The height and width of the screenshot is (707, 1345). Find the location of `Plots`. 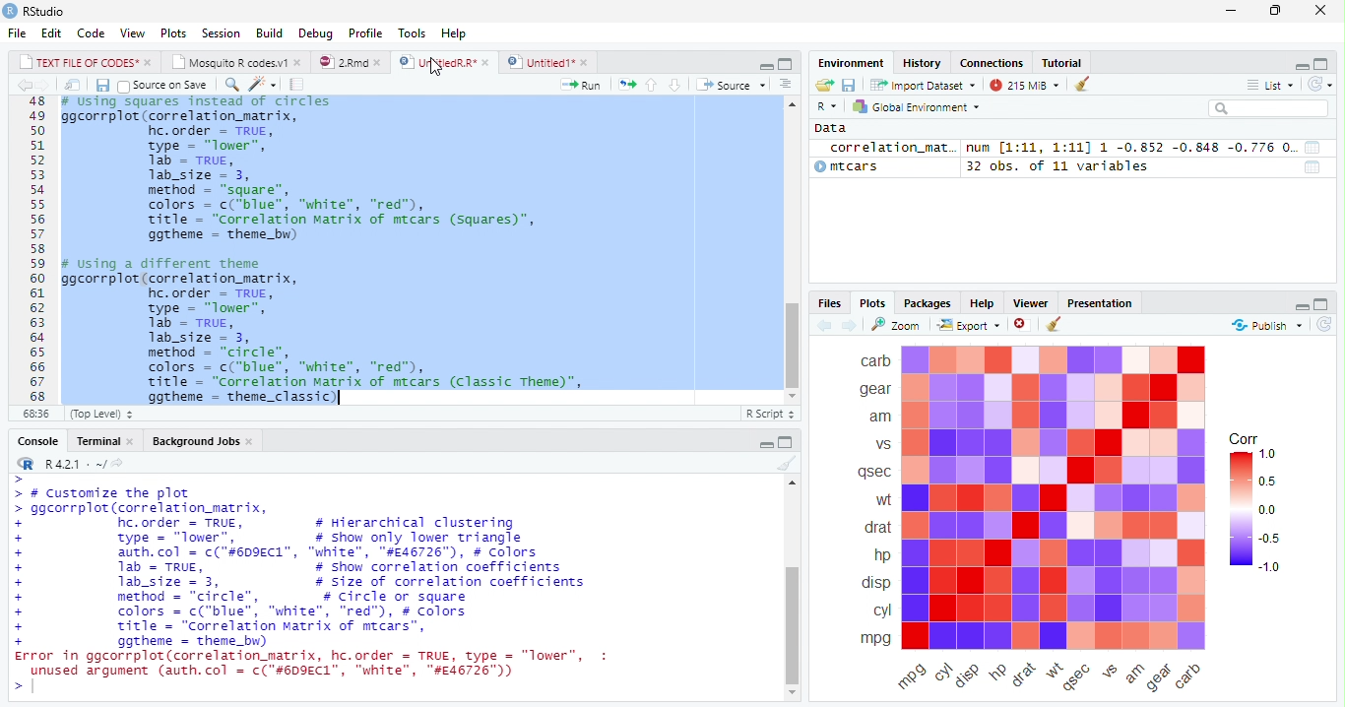

Plots is located at coordinates (173, 33).